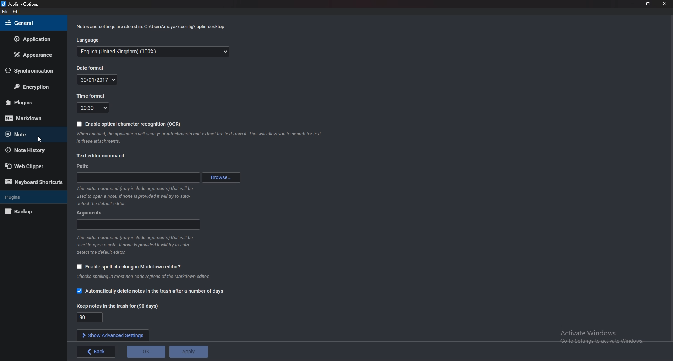 The image size is (673, 361). What do you see at coordinates (154, 52) in the screenshot?
I see `language` at bounding box center [154, 52].